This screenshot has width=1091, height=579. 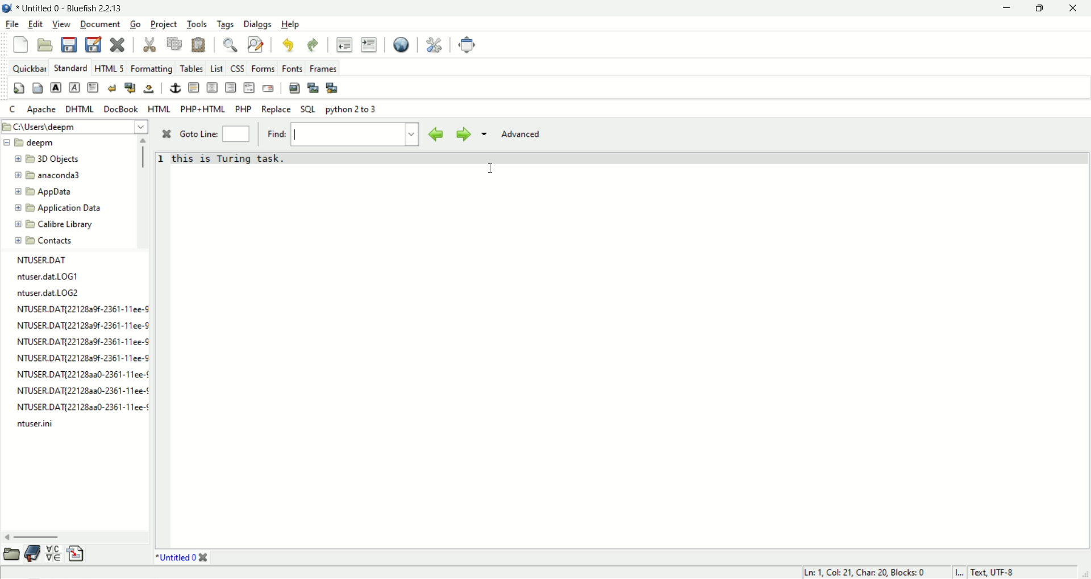 I want to click on PHP+HTML, so click(x=203, y=110).